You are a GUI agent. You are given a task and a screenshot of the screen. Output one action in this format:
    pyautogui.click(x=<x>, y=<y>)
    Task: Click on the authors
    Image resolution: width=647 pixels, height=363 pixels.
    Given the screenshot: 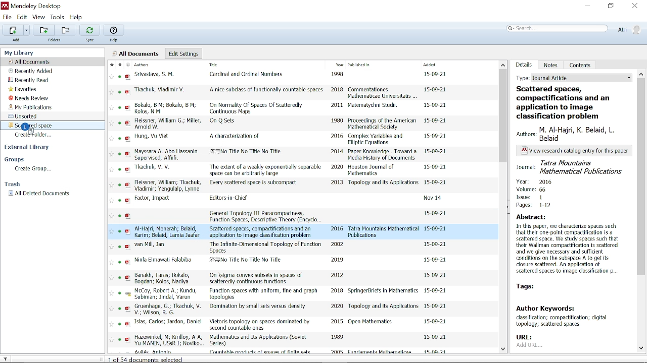 What is the action you would take?
    pyautogui.click(x=156, y=75)
    